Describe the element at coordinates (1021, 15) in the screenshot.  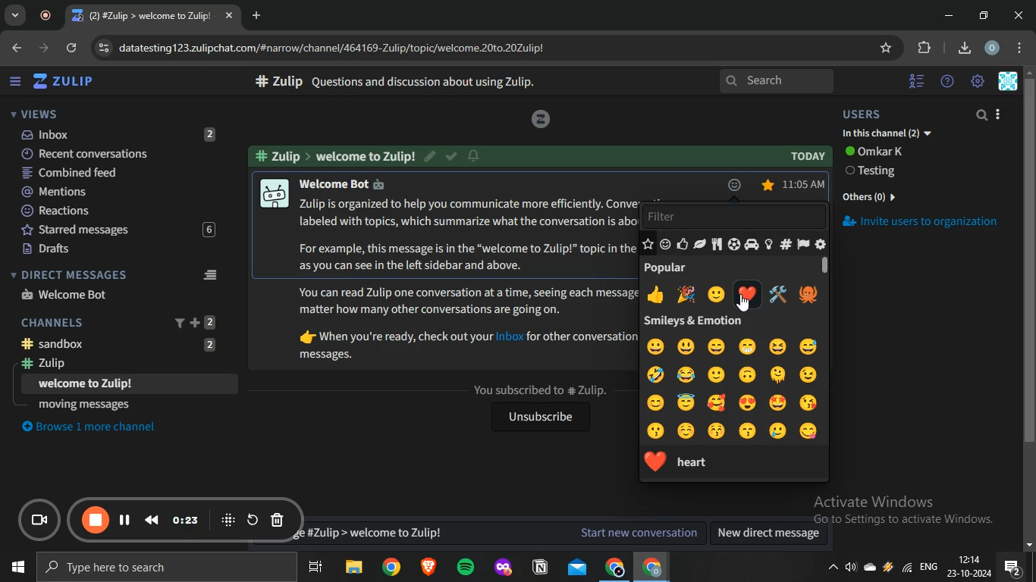
I see `close` at that location.